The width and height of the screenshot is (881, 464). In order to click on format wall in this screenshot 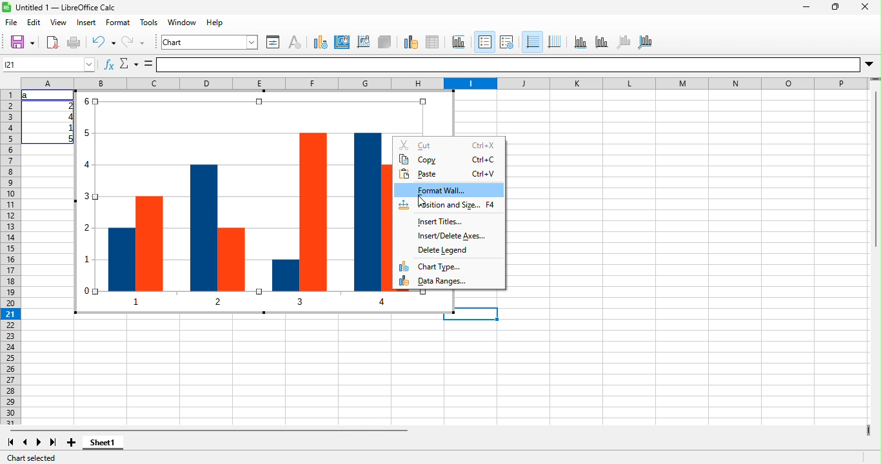, I will do `click(449, 190)`.